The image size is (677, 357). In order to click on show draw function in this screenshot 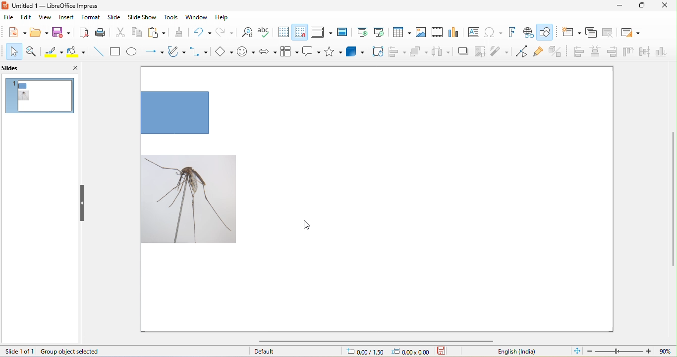, I will do `click(549, 32)`.